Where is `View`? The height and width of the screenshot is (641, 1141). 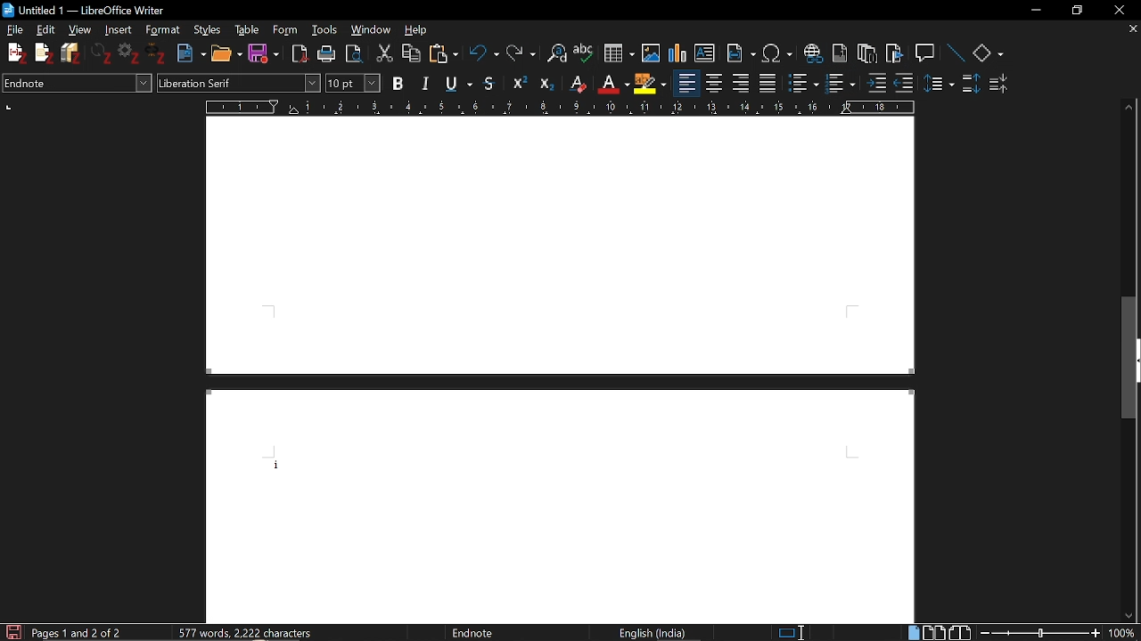
View is located at coordinates (81, 30).